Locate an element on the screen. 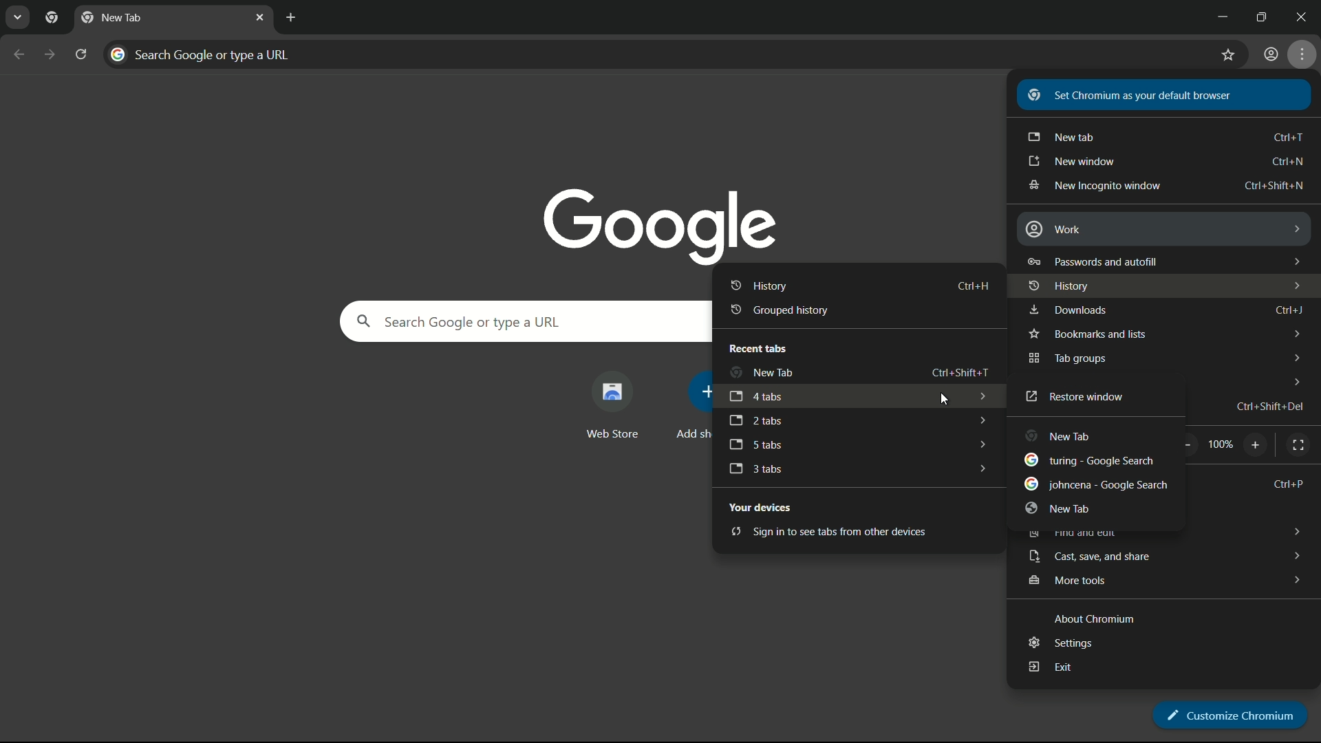 The image size is (1321, 743). 2 tabs is located at coordinates (755, 421).